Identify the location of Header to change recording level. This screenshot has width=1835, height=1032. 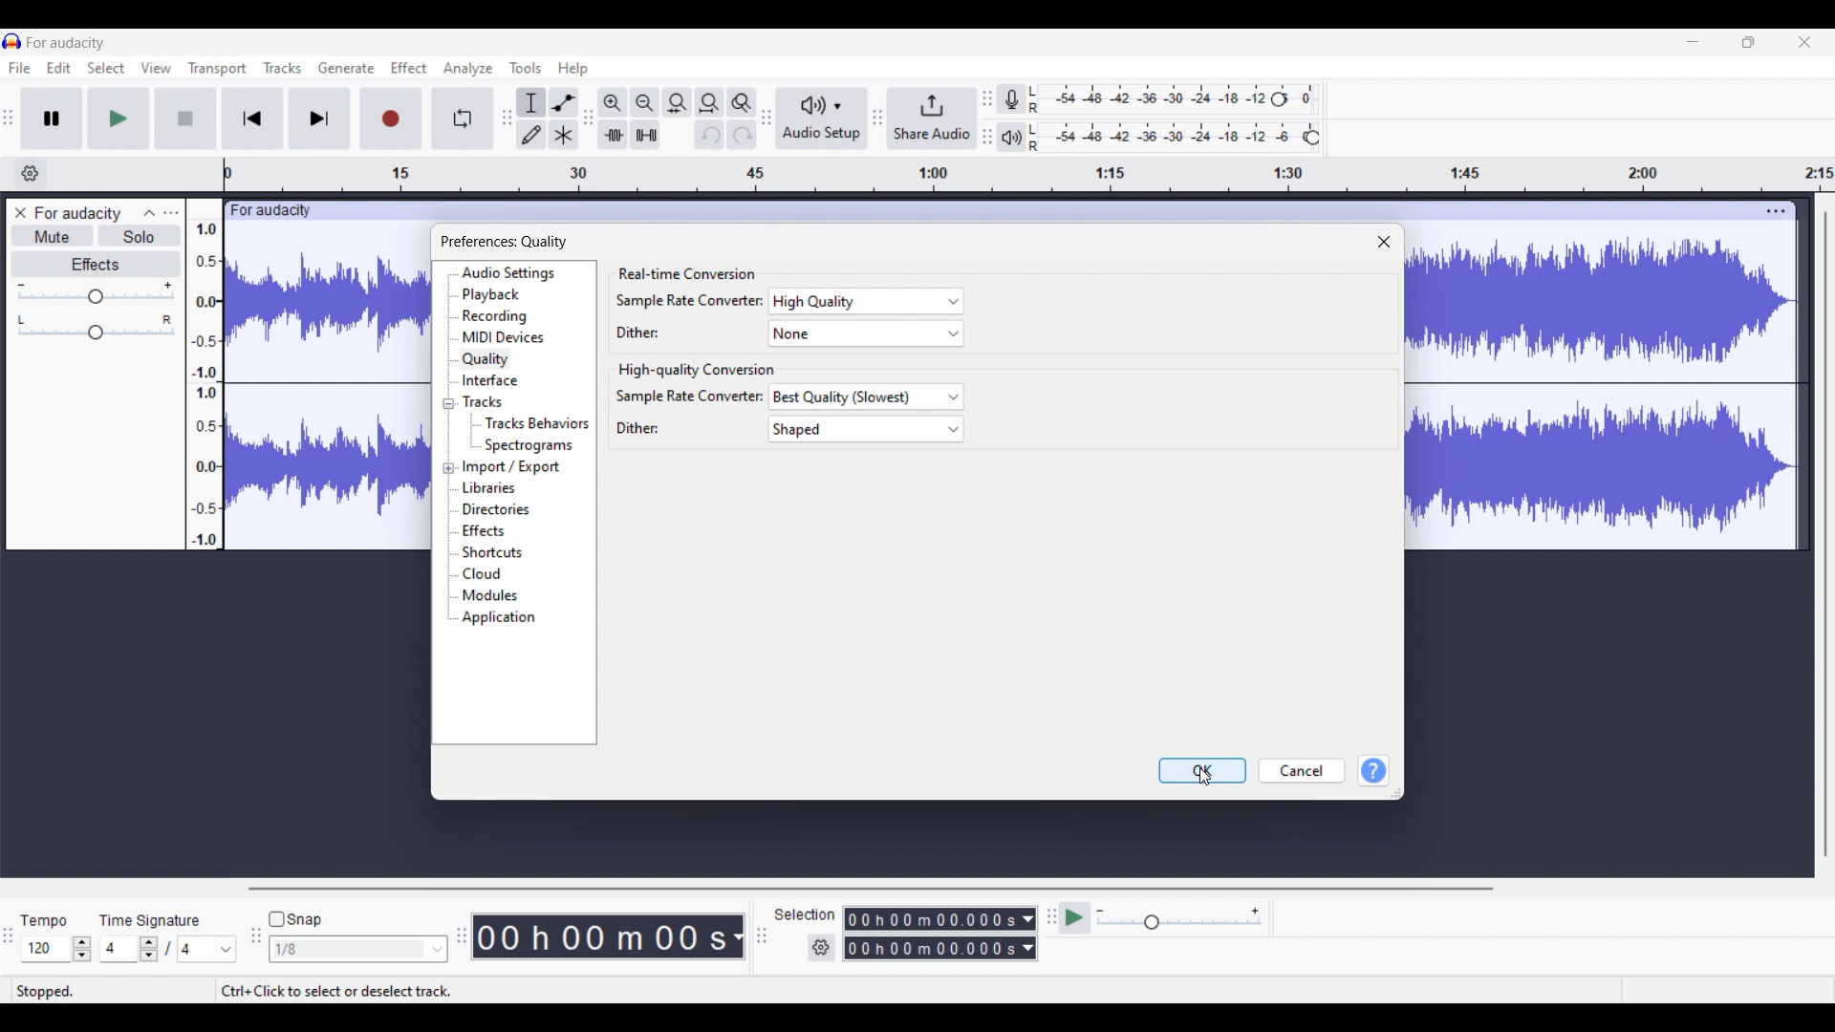
(1279, 99).